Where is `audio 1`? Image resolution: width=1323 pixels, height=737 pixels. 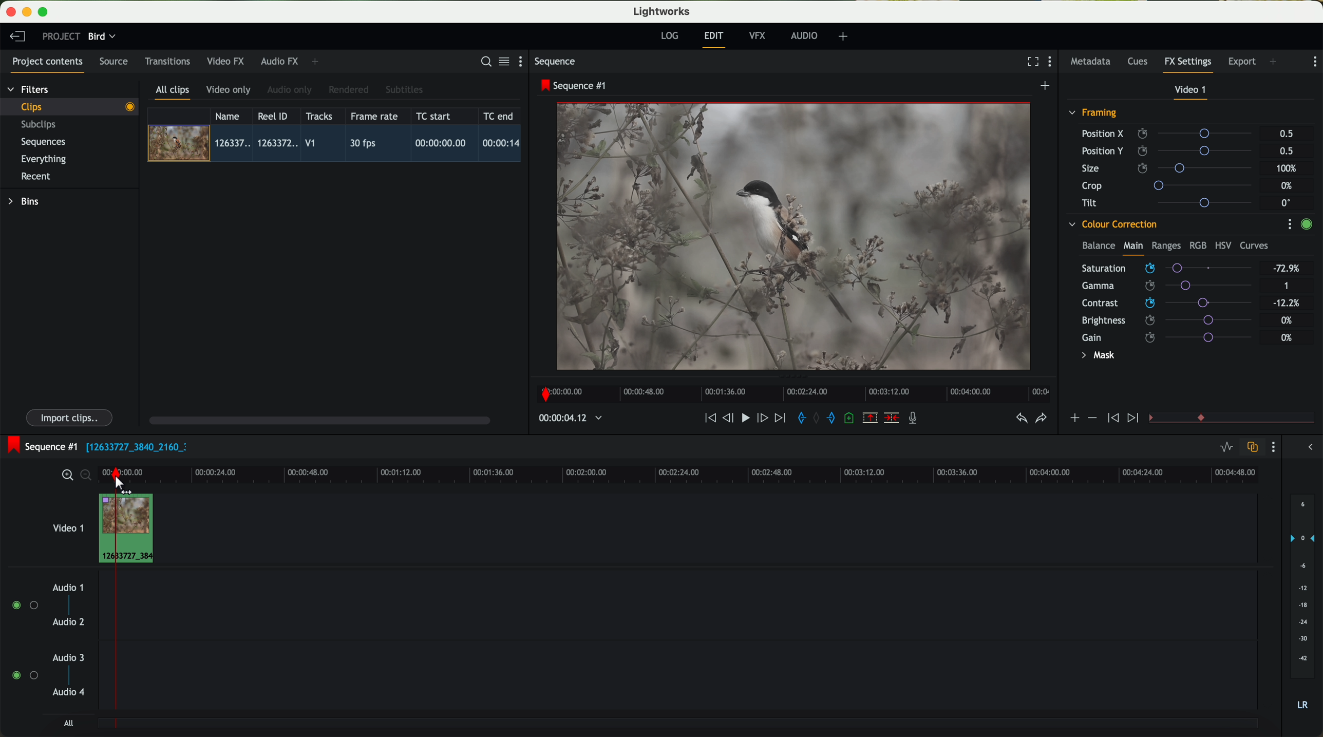 audio 1 is located at coordinates (68, 587).